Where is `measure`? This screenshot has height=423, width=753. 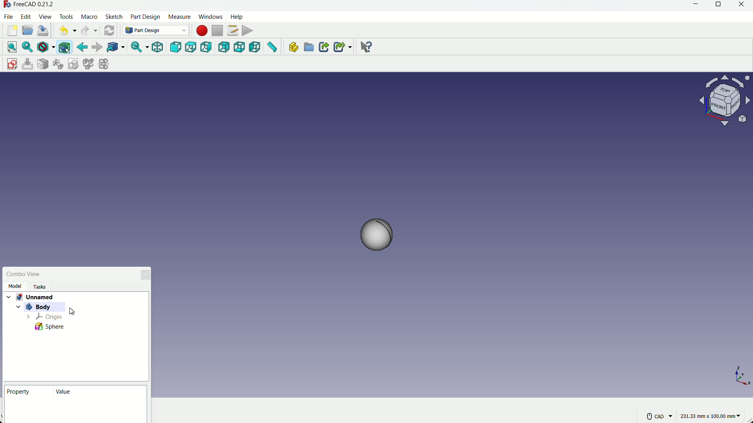 measure is located at coordinates (272, 47).